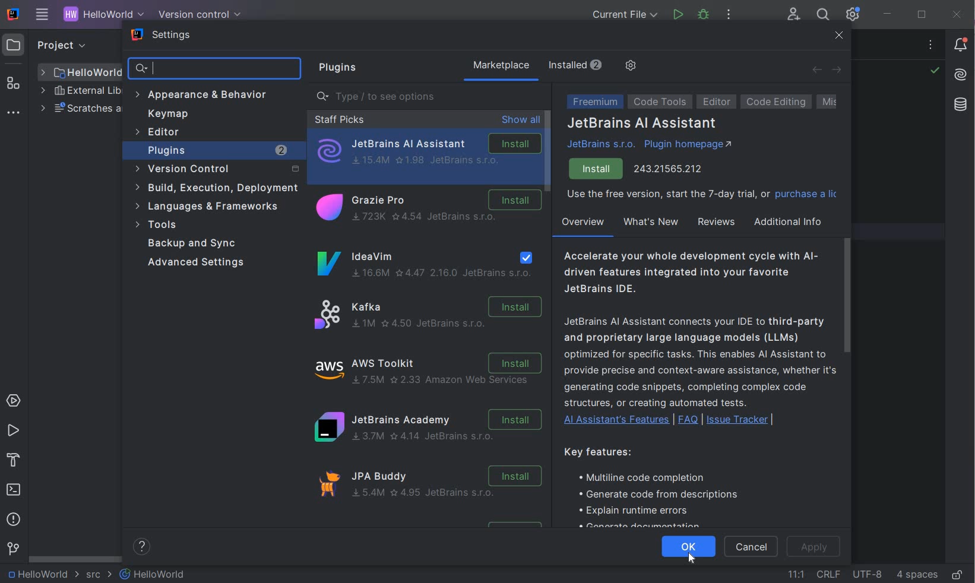 Image resolution: width=975 pixels, height=583 pixels. I want to click on version control, so click(215, 169).